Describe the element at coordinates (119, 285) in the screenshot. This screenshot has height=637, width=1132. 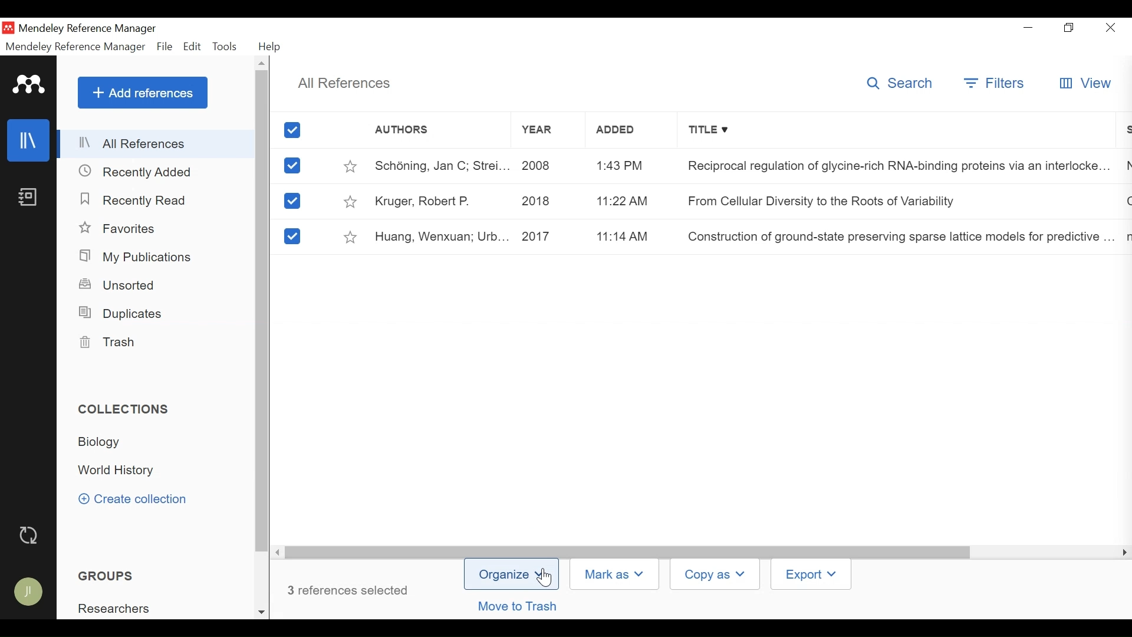
I see `Unsorted` at that location.